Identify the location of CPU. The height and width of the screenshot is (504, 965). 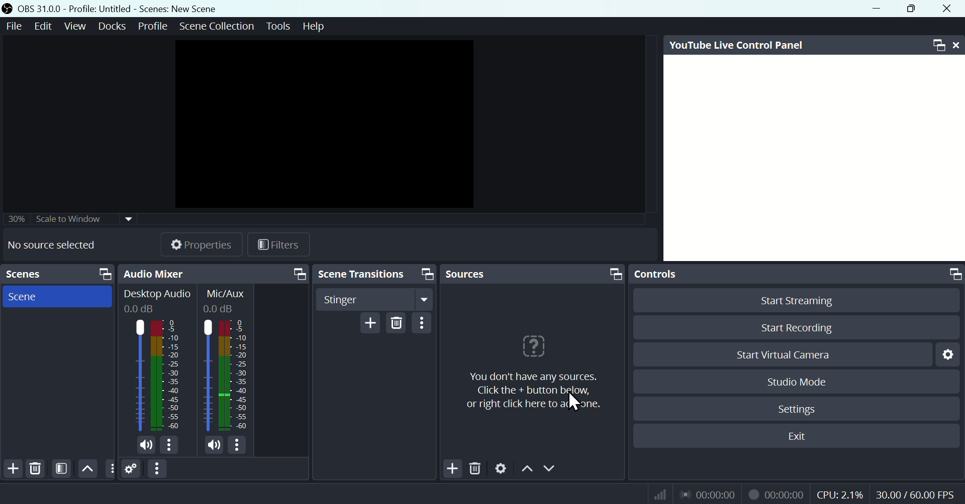
(839, 493).